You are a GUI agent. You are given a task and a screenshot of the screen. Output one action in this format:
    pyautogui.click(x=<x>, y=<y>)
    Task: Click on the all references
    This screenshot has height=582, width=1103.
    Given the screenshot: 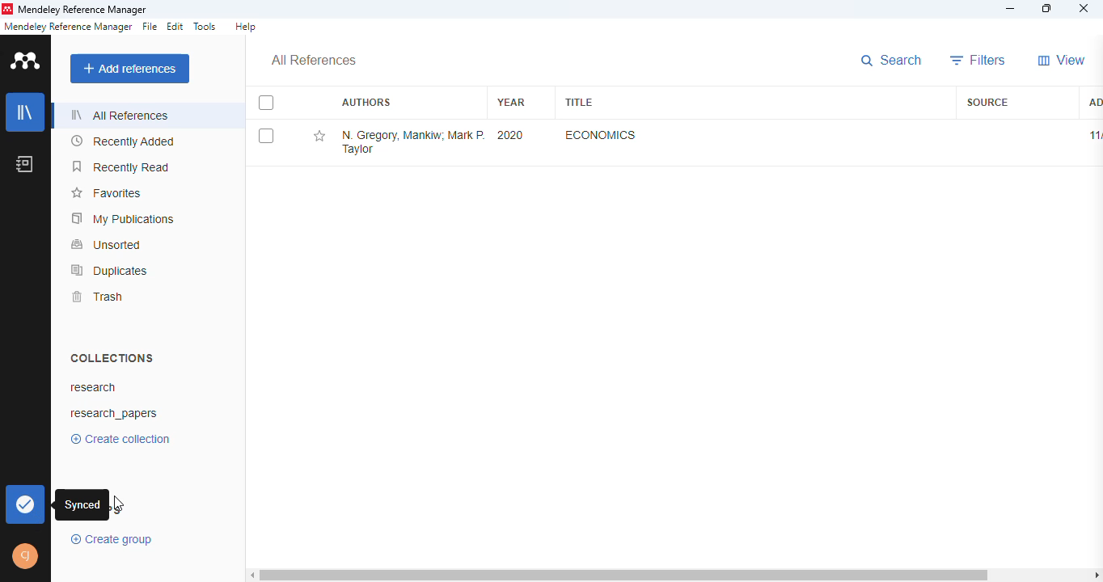 What is the action you would take?
    pyautogui.click(x=120, y=115)
    